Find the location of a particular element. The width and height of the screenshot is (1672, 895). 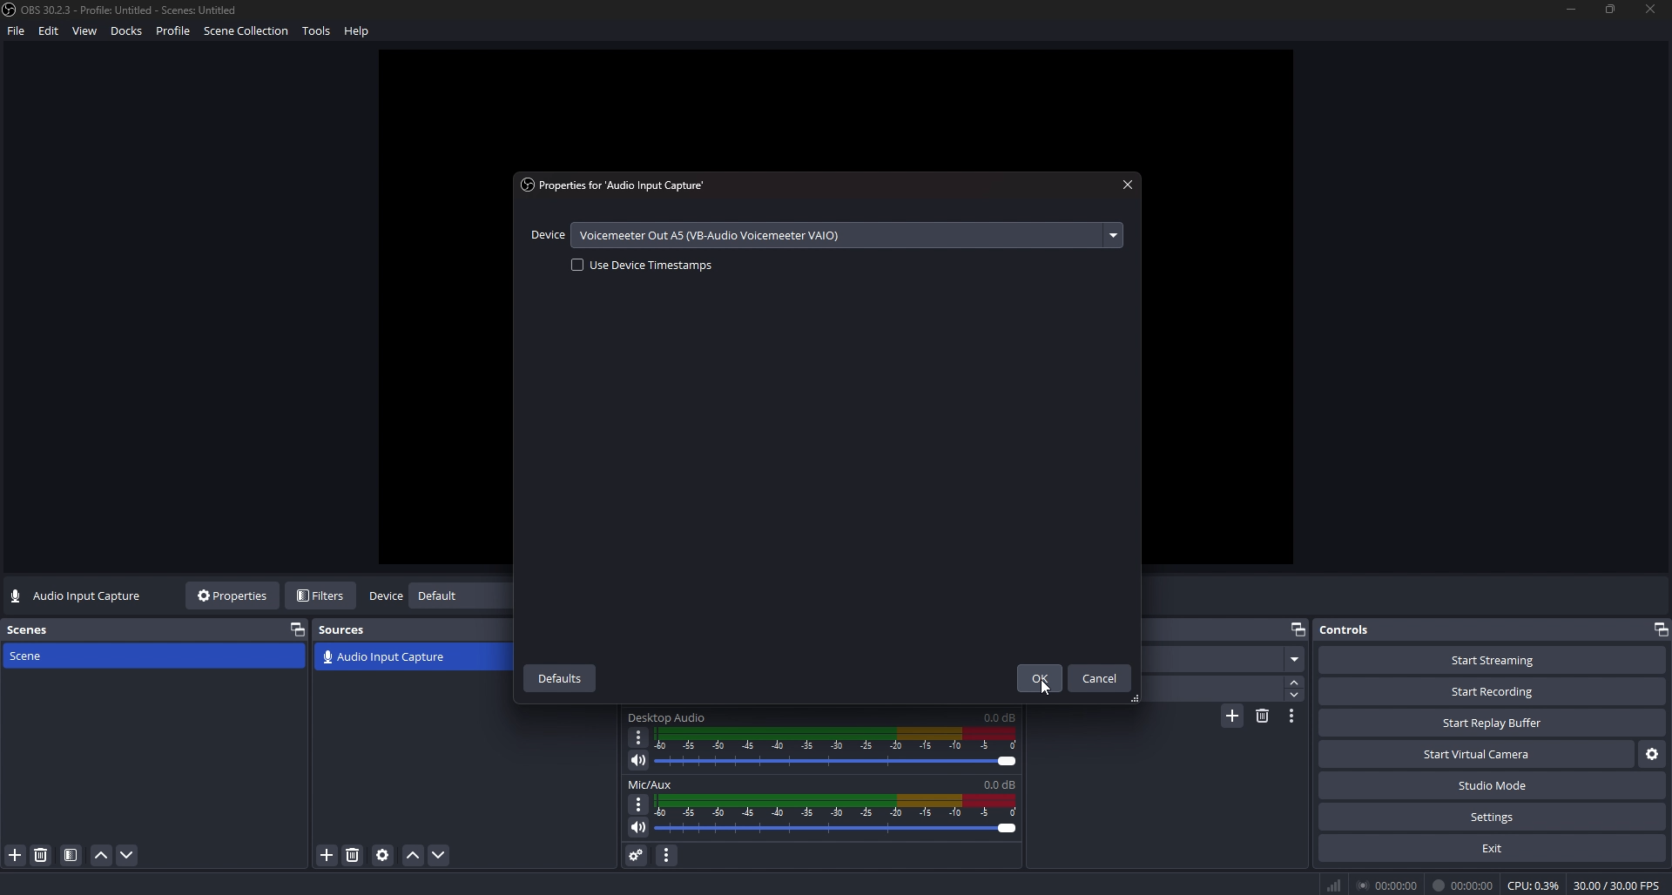

options is located at coordinates (637, 803).